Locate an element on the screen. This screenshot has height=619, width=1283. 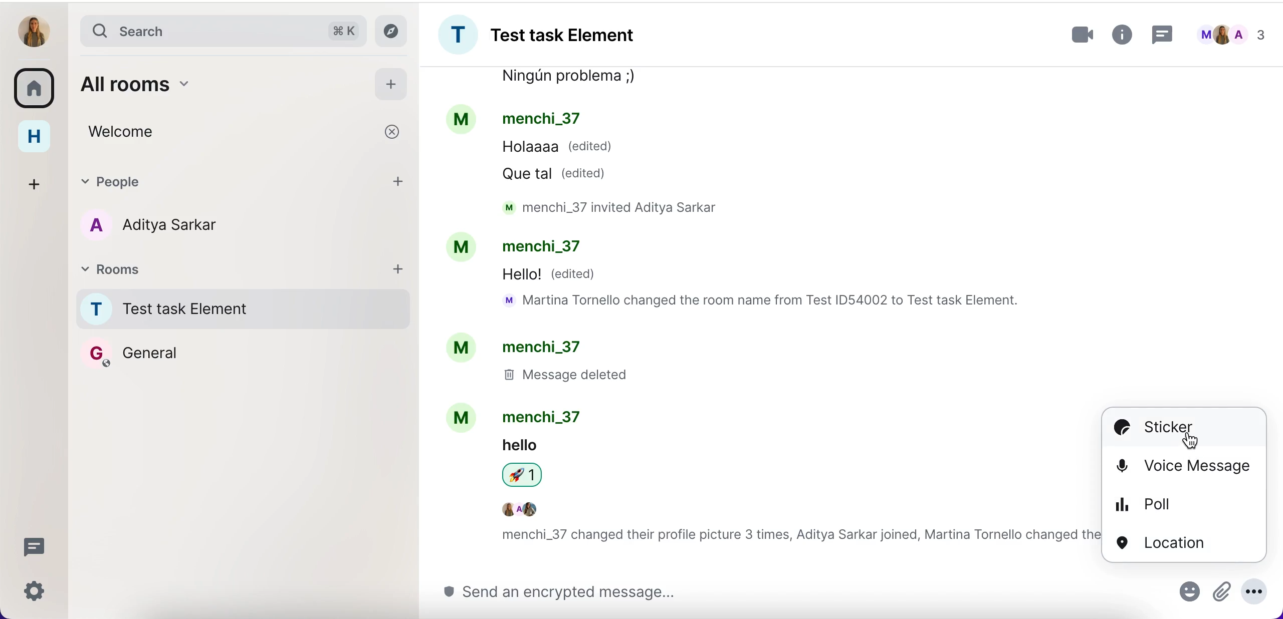
cursor is located at coordinates (1191, 440).